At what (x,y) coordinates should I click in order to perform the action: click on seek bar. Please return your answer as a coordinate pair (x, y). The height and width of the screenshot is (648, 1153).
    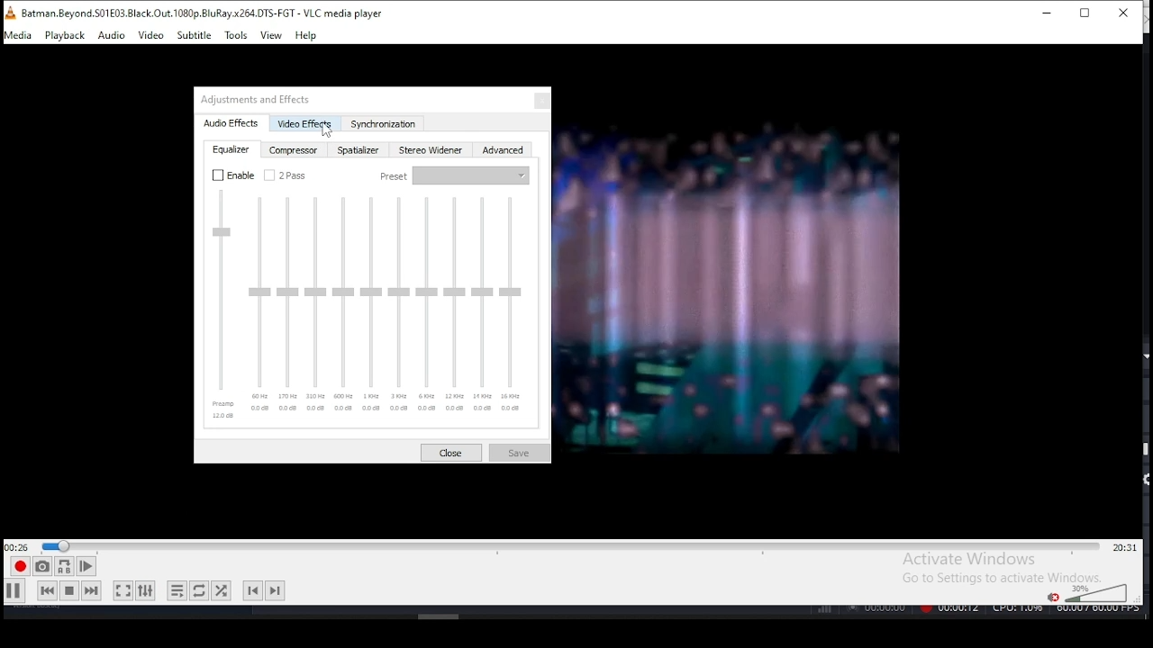
    Looking at the image, I should click on (570, 544).